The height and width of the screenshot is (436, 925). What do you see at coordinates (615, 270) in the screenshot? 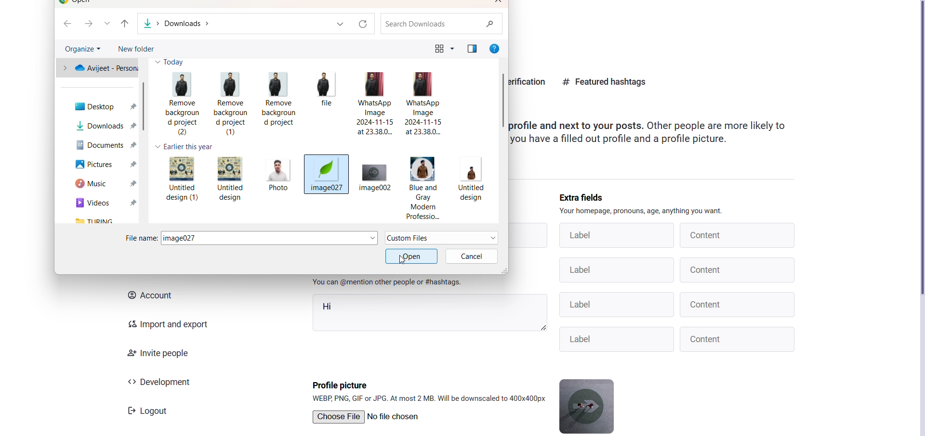
I see `Label` at bounding box center [615, 270].